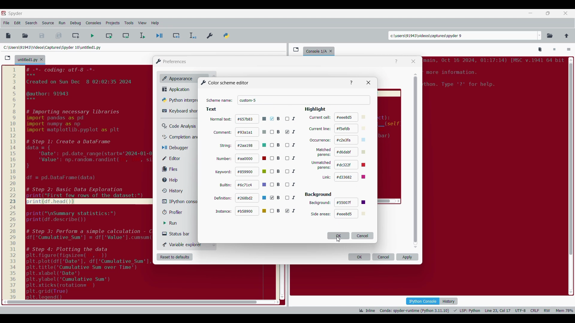  What do you see at coordinates (250, 132) in the screenshot?
I see `#93alal` at bounding box center [250, 132].